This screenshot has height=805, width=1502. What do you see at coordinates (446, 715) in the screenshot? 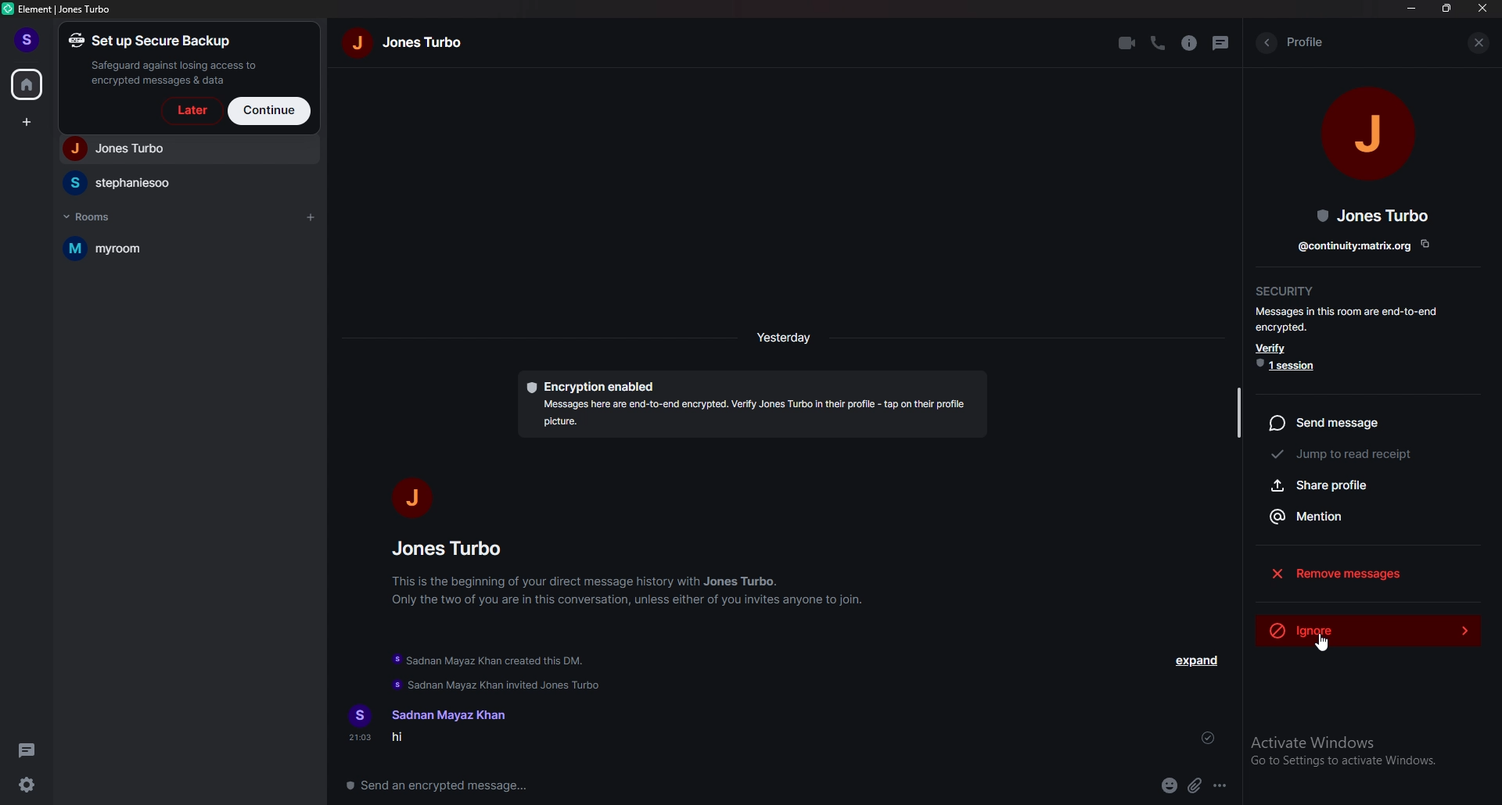
I see `name` at bounding box center [446, 715].